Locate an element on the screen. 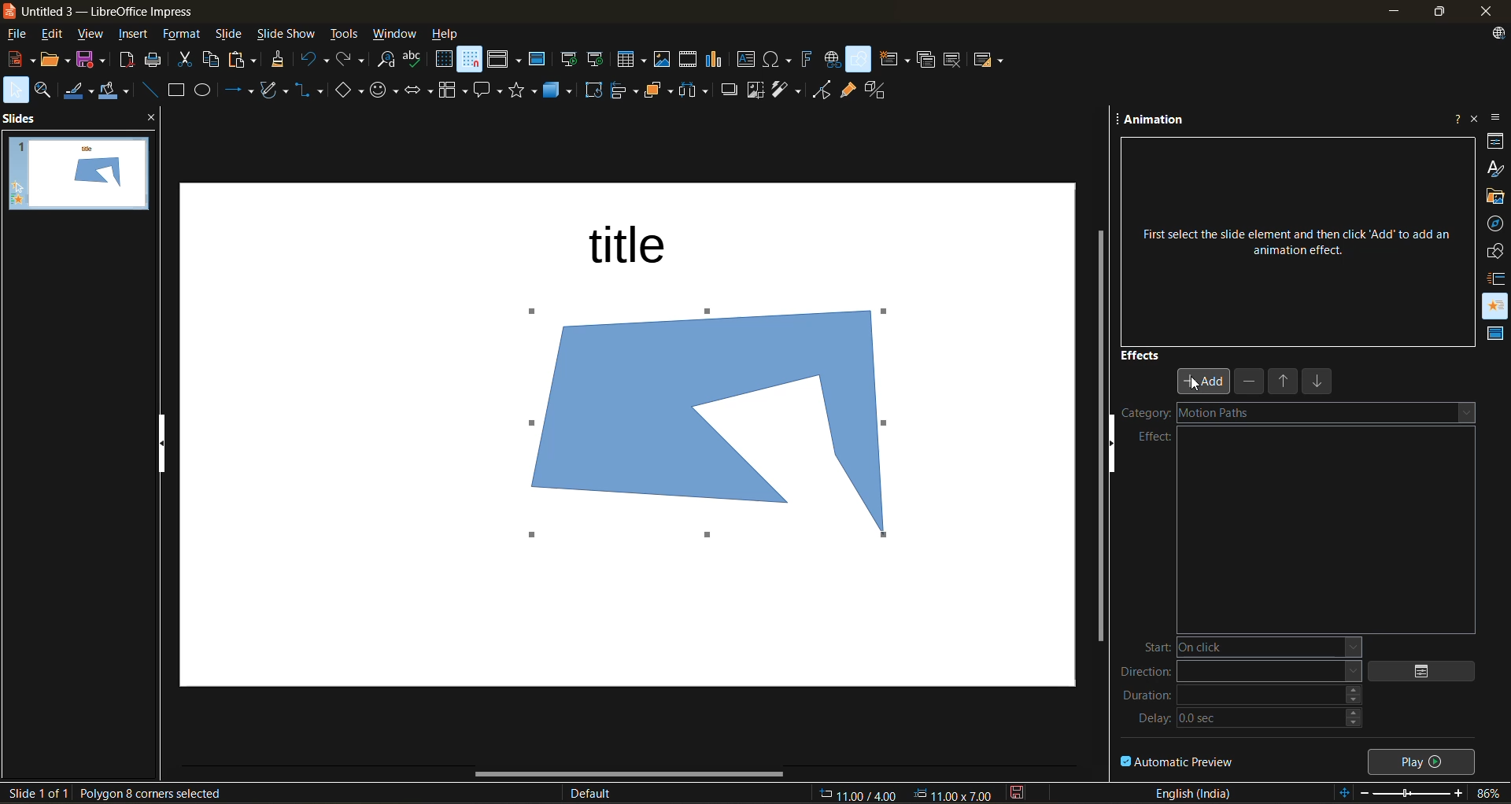  tools is located at coordinates (349, 35).